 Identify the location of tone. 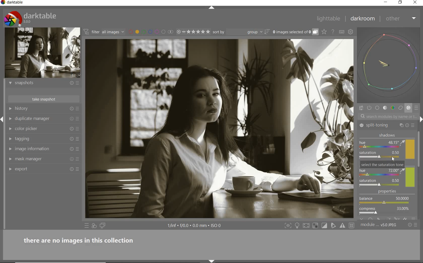
(385, 108).